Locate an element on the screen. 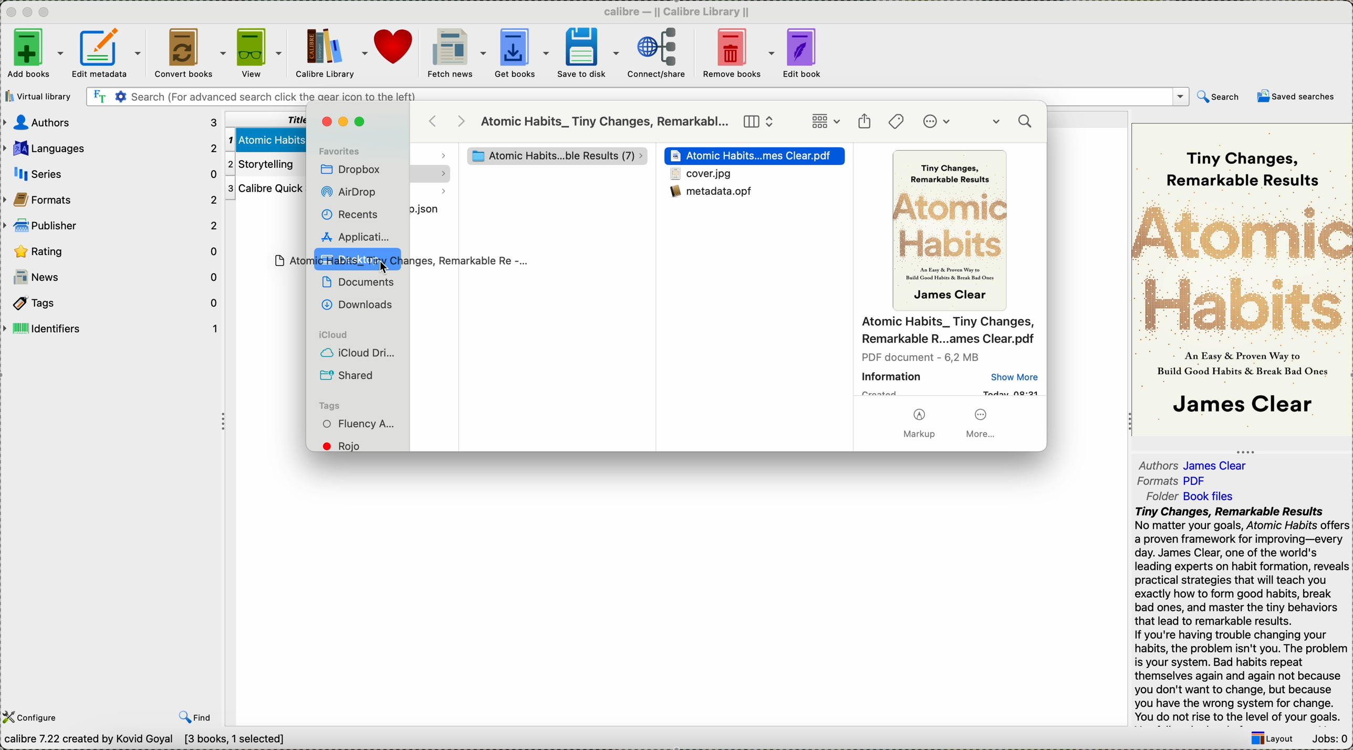 Image resolution: width=1353 pixels, height=750 pixels. close window is located at coordinates (326, 122).